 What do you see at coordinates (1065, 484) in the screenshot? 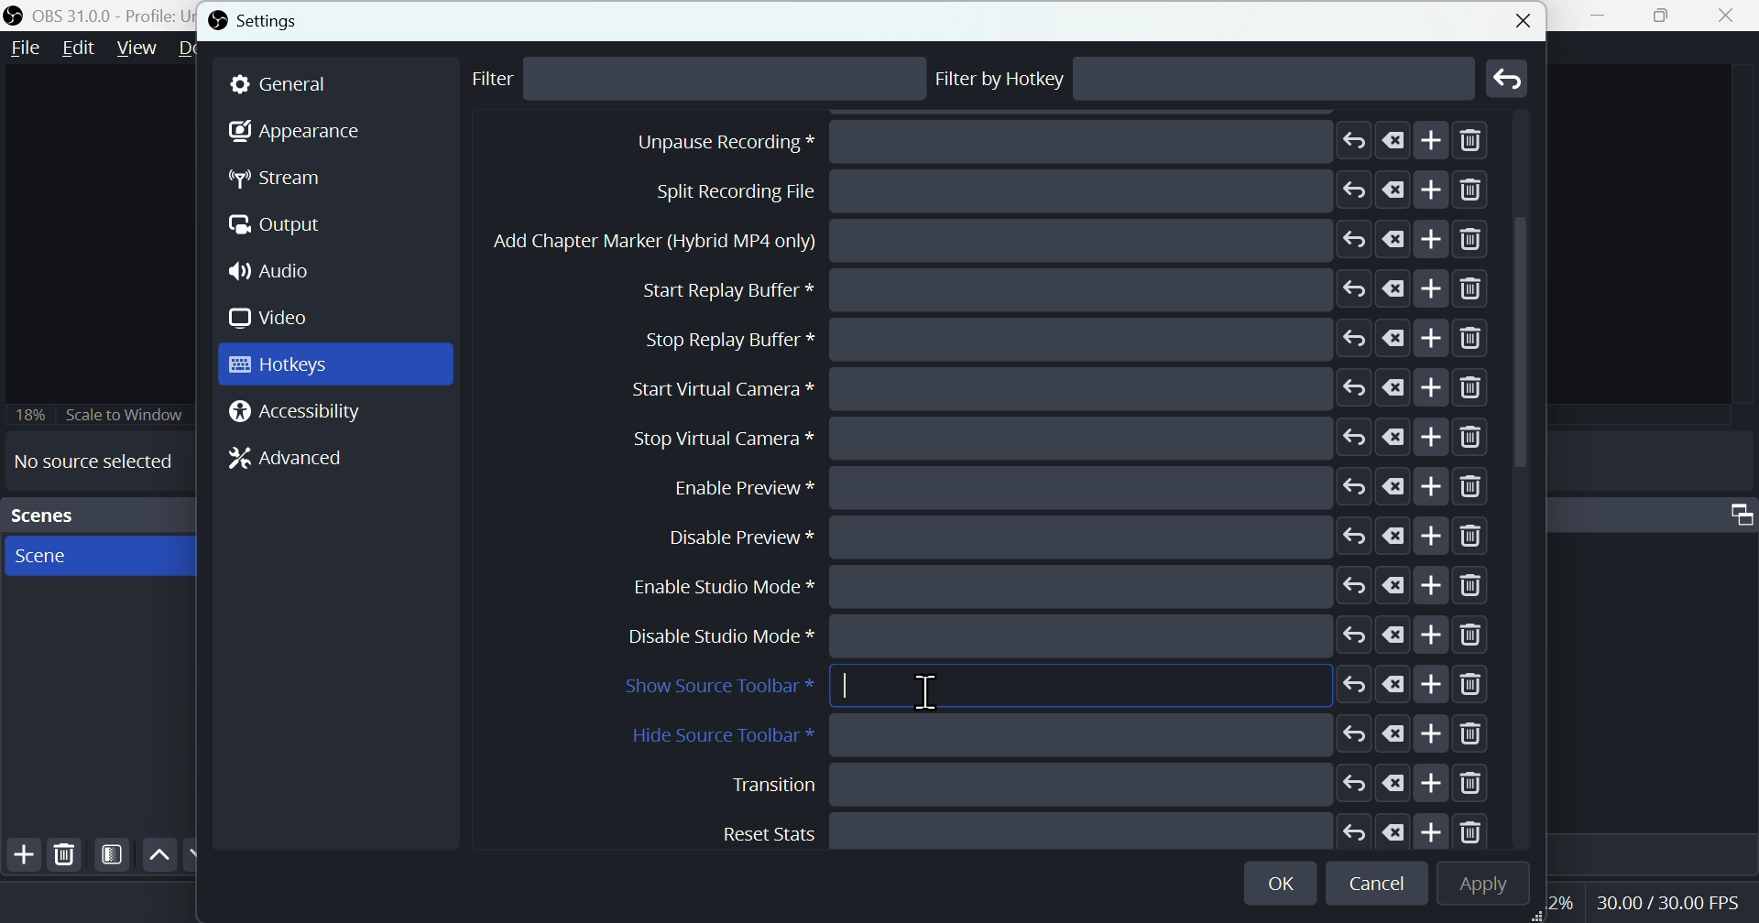
I see `Start replay buffer` at bounding box center [1065, 484].